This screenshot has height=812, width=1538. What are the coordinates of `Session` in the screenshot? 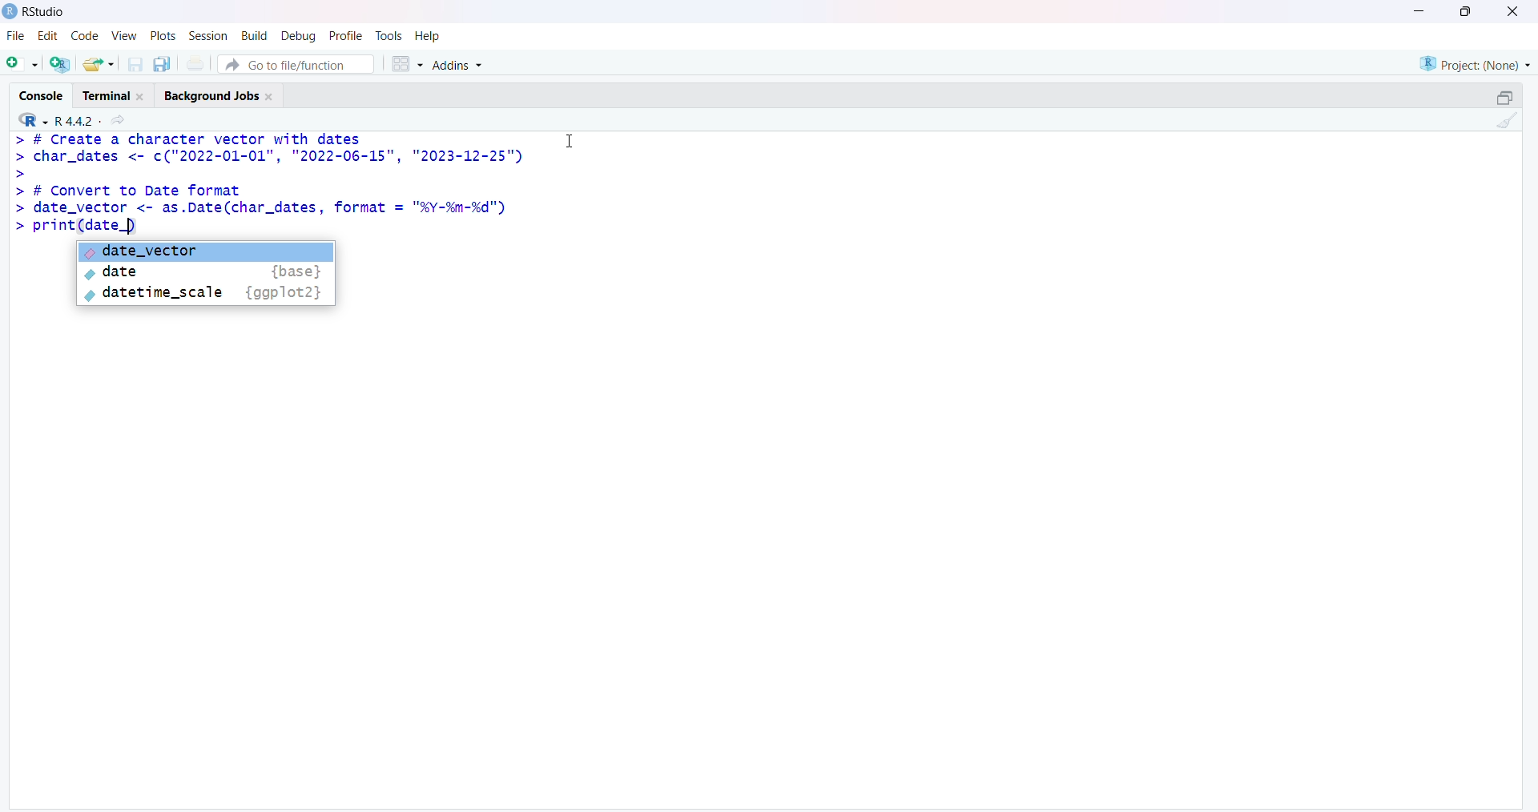 It's located at (206, 37).